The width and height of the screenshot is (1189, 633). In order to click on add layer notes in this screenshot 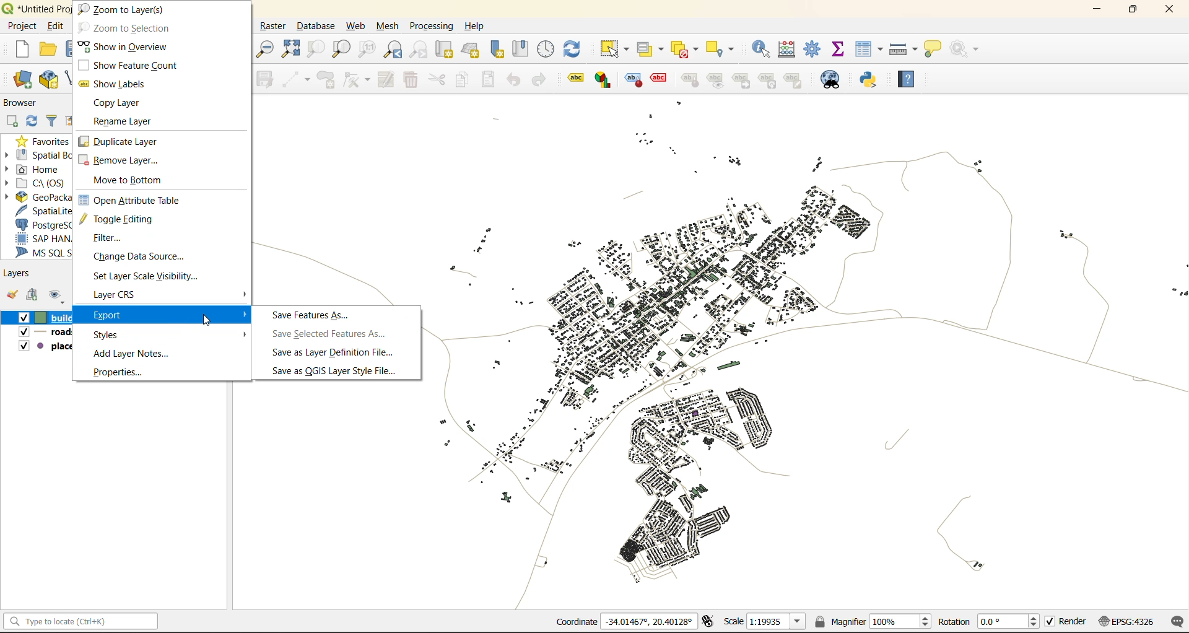, I will do `click(138, 354)`.